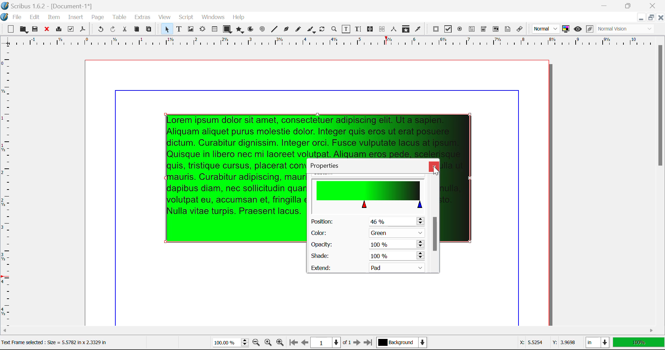 The height and width of the screenshot is (350, 665). I want to click on Vertical Page Margins, so click(332, 44).